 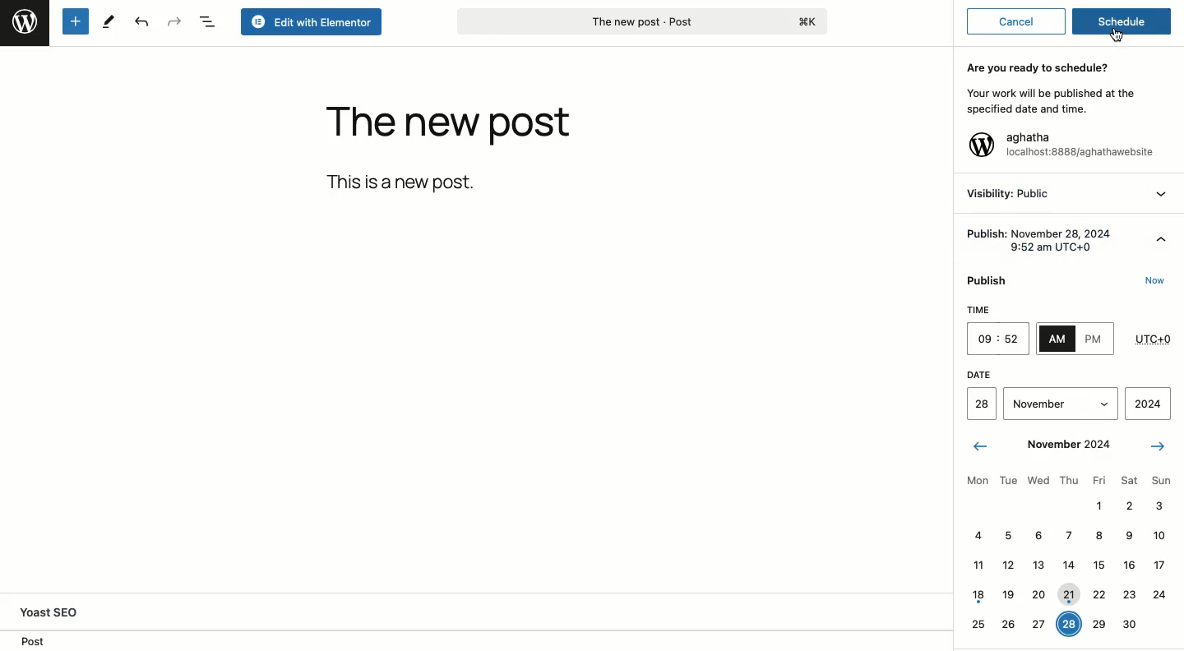 What do you see at coordinates (1127, 534) in the screenshot?
I see `` at bounding box center [1127, 534].